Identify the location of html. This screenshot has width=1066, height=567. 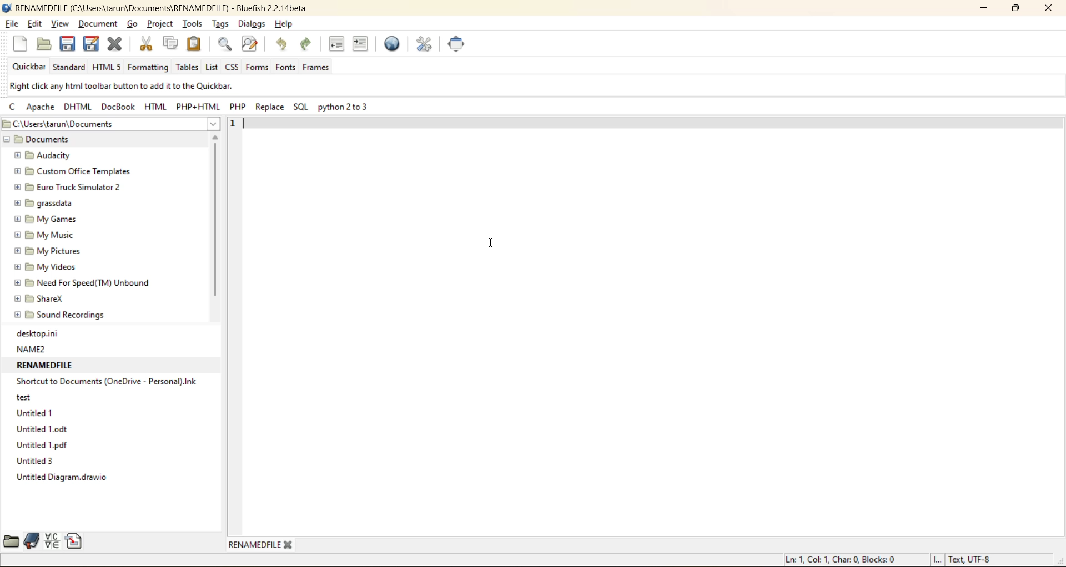
(155, 107).